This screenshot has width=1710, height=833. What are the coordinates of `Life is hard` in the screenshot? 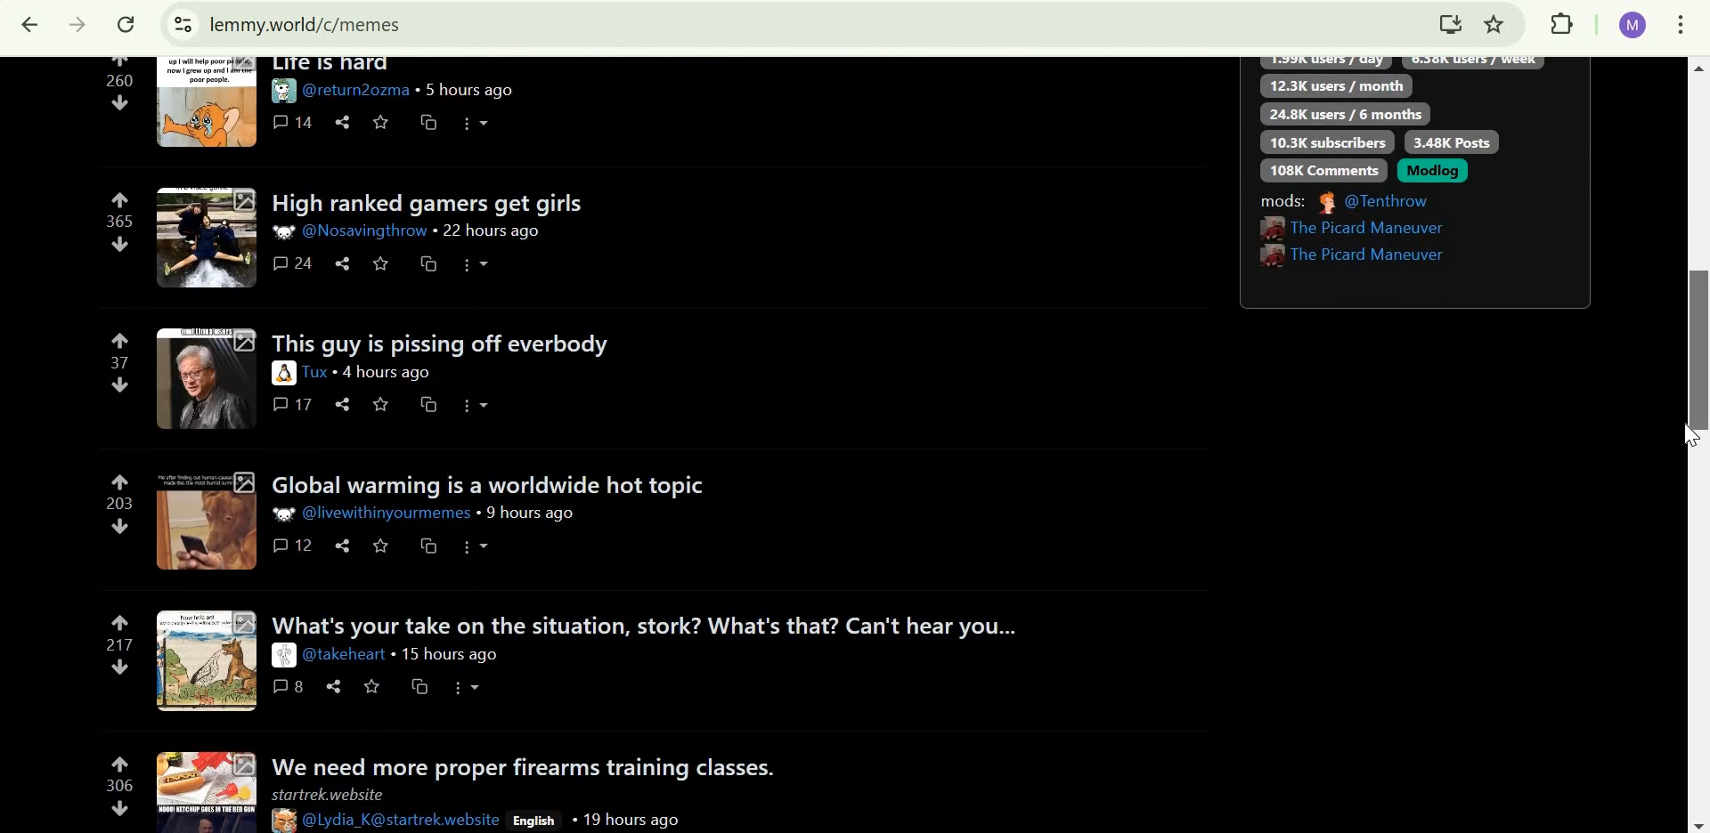 It's located at (331, 65).